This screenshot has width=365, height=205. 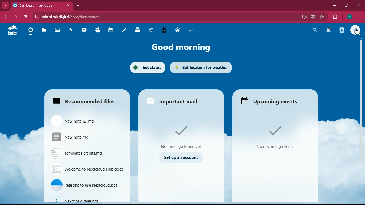 What do you see at coordinates (174, 100) in the screenshot?
I see `mail` at bounding box center [174, 100].